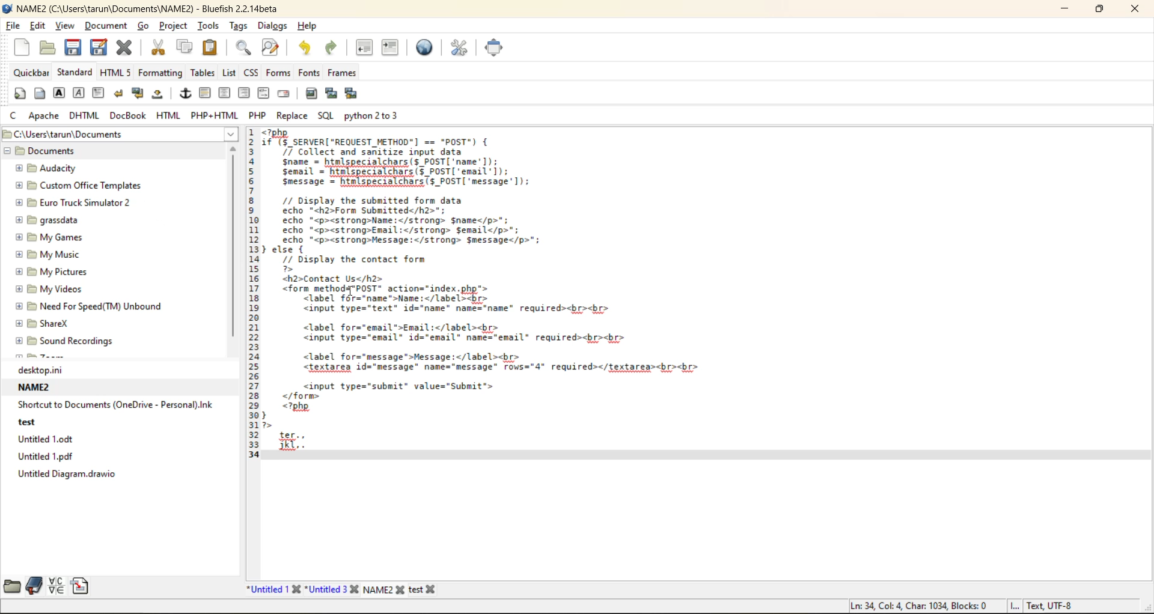 This screenshot has height=614, width=1154. Describe the element at coordinates (1099, 10) in the screenshot. I see `maximize` at that location.